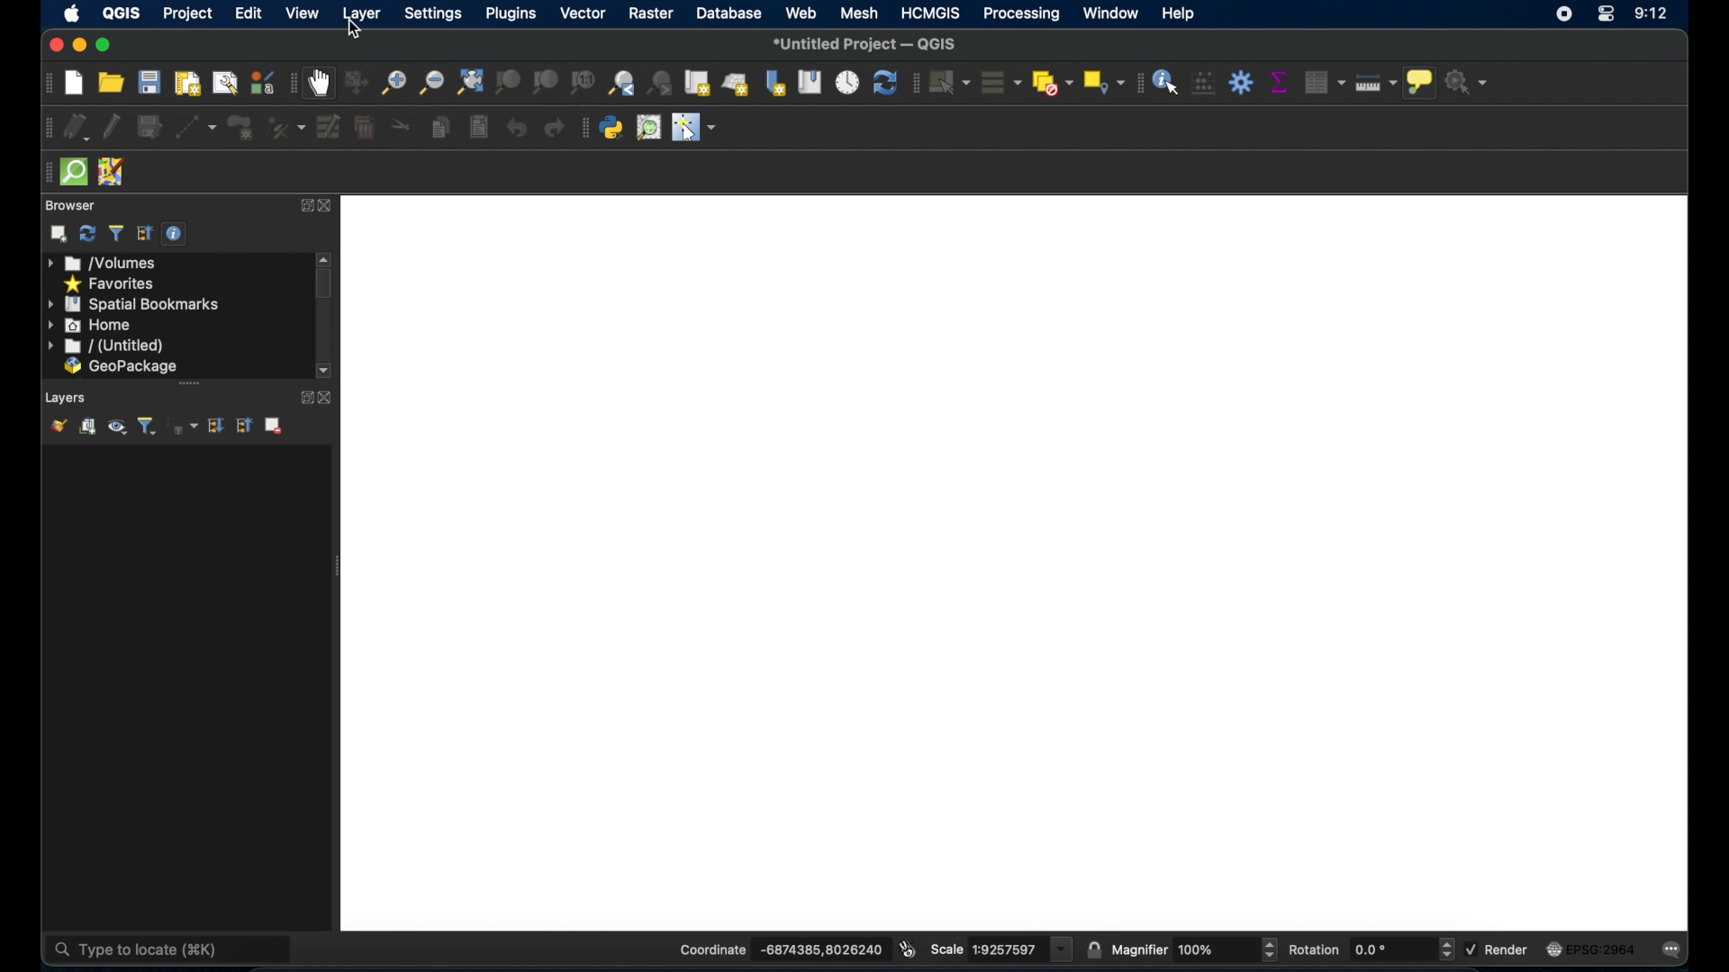 The height and width of the screenshot is (972, 1729). What do you see at coordinates (696, 128) in the screenshot?
I see `switches mouse to a configurable pointer` at bounding box center [696, 128].